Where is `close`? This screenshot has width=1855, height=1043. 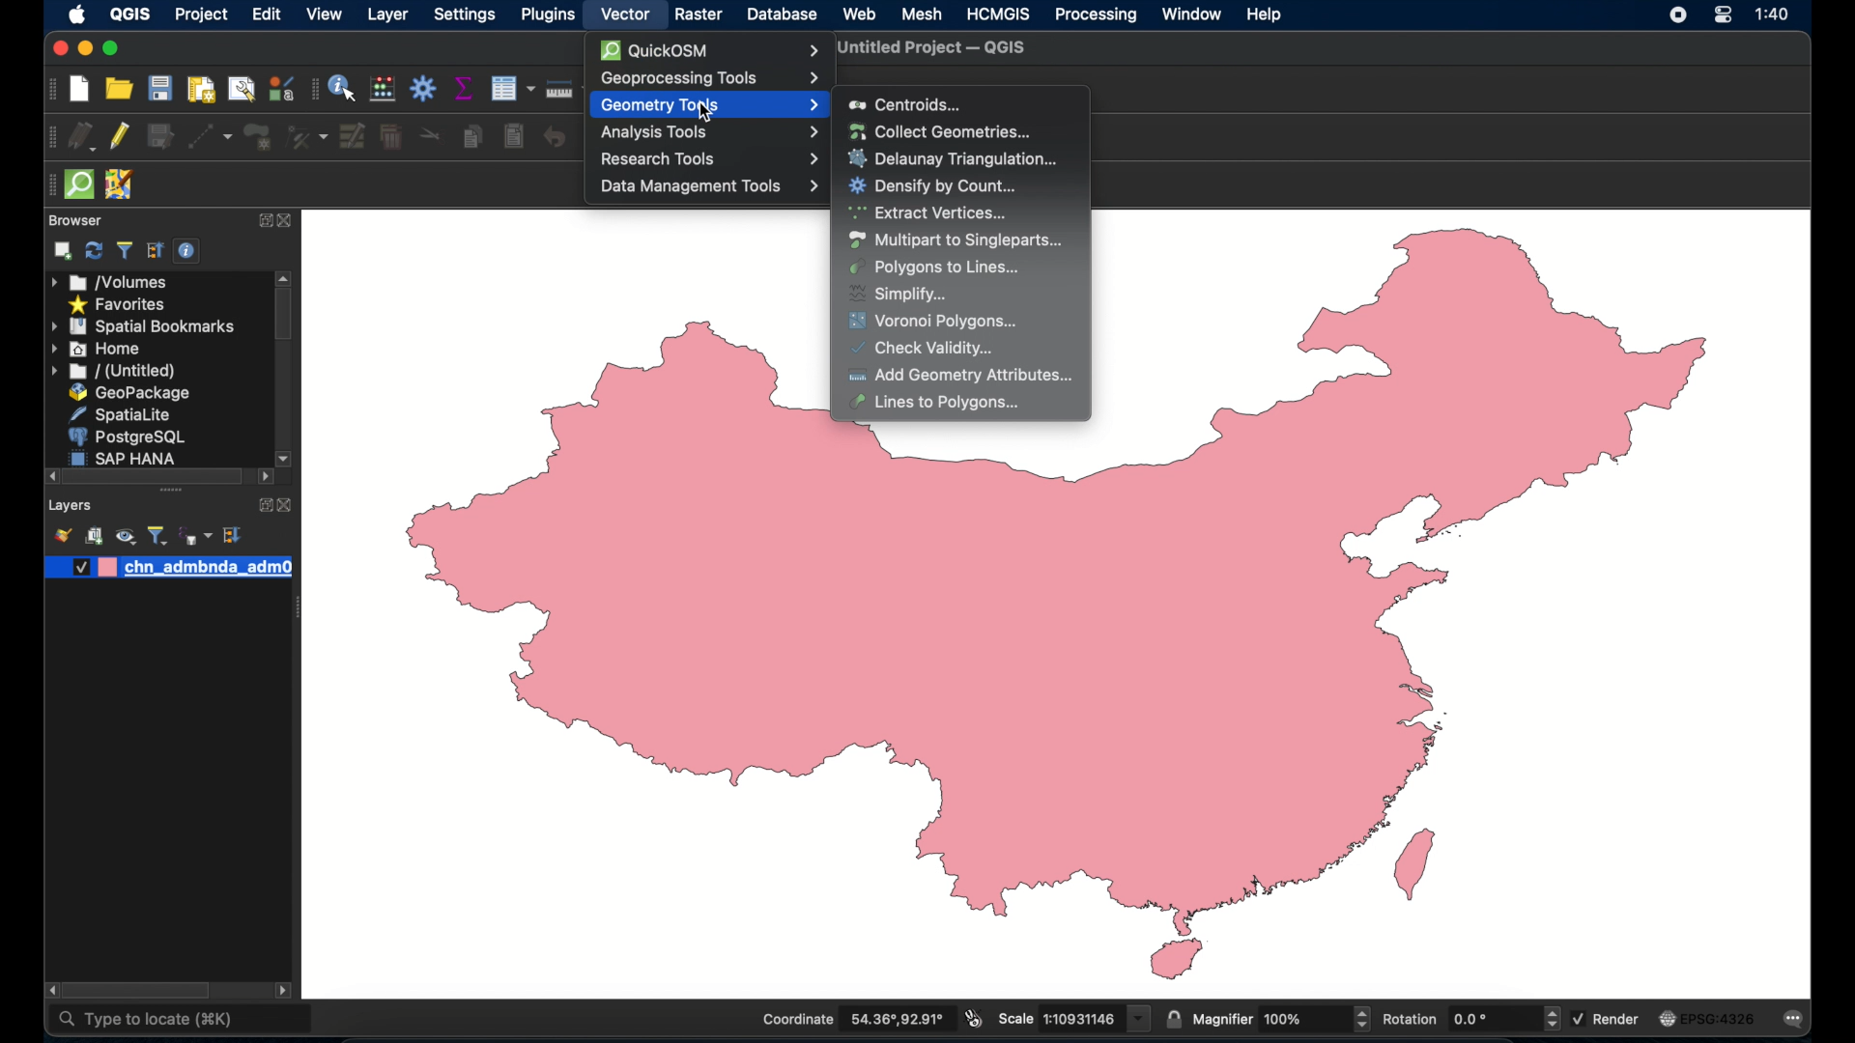
close is located at coordinates (287, 506).